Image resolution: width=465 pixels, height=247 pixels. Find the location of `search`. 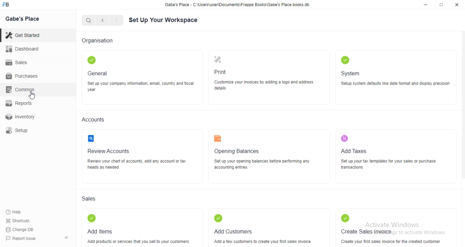

search is located at coordinates (89, 21).